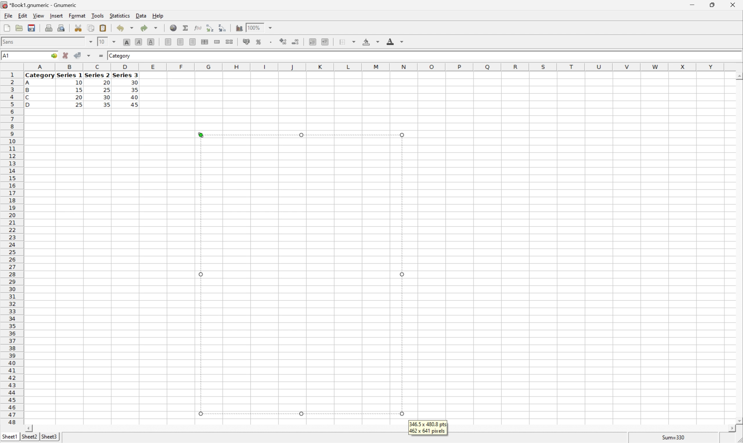  I want to click on Copy selection, so click(91, 27).